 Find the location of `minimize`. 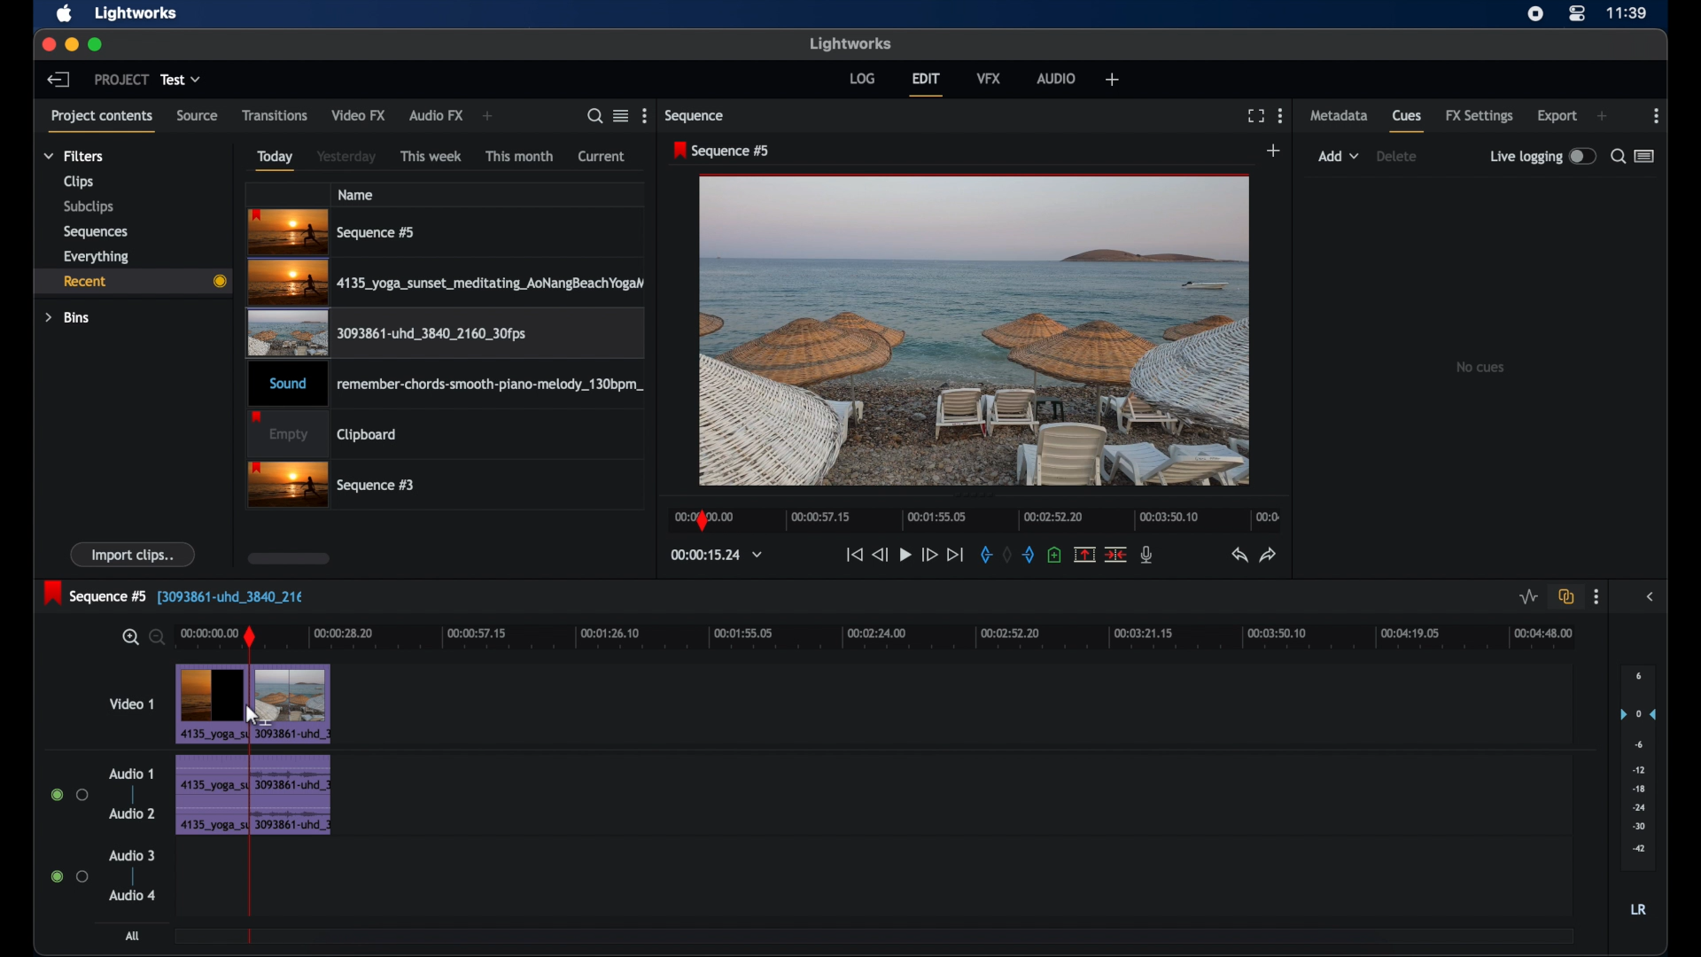

minimize is located at coordinates (73, 44).